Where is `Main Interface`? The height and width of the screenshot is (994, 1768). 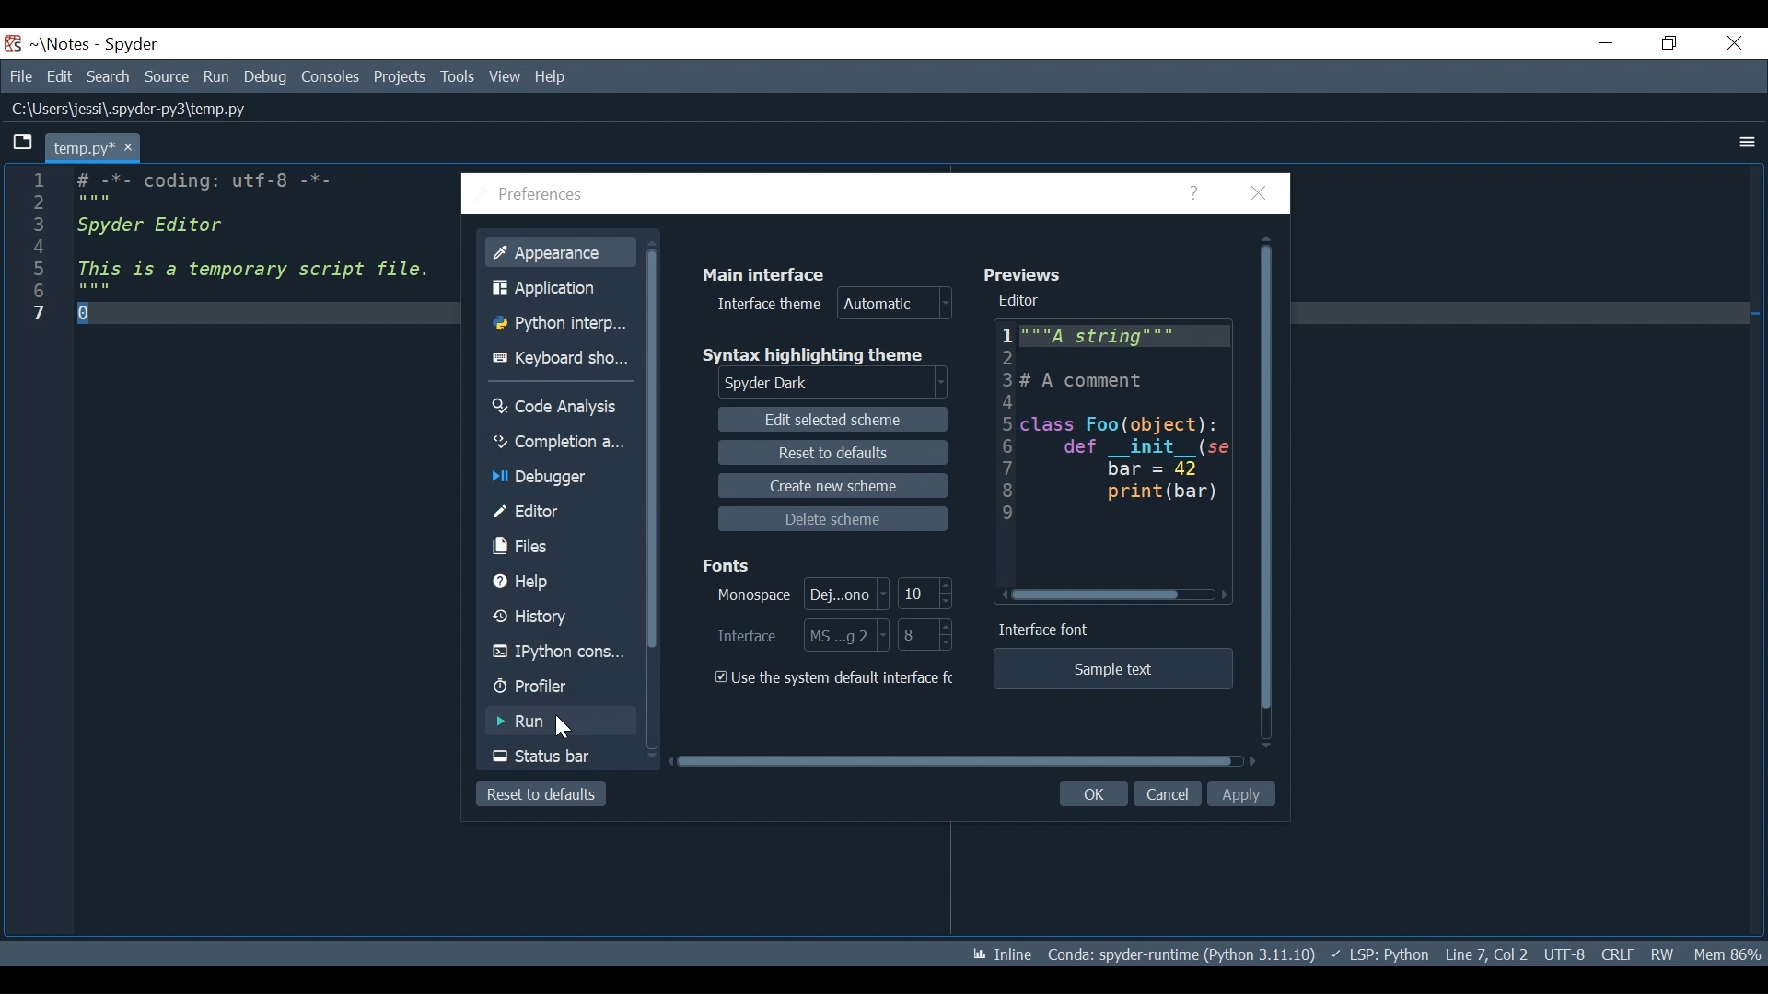 Main Interface is located at coordinates (766, 274).